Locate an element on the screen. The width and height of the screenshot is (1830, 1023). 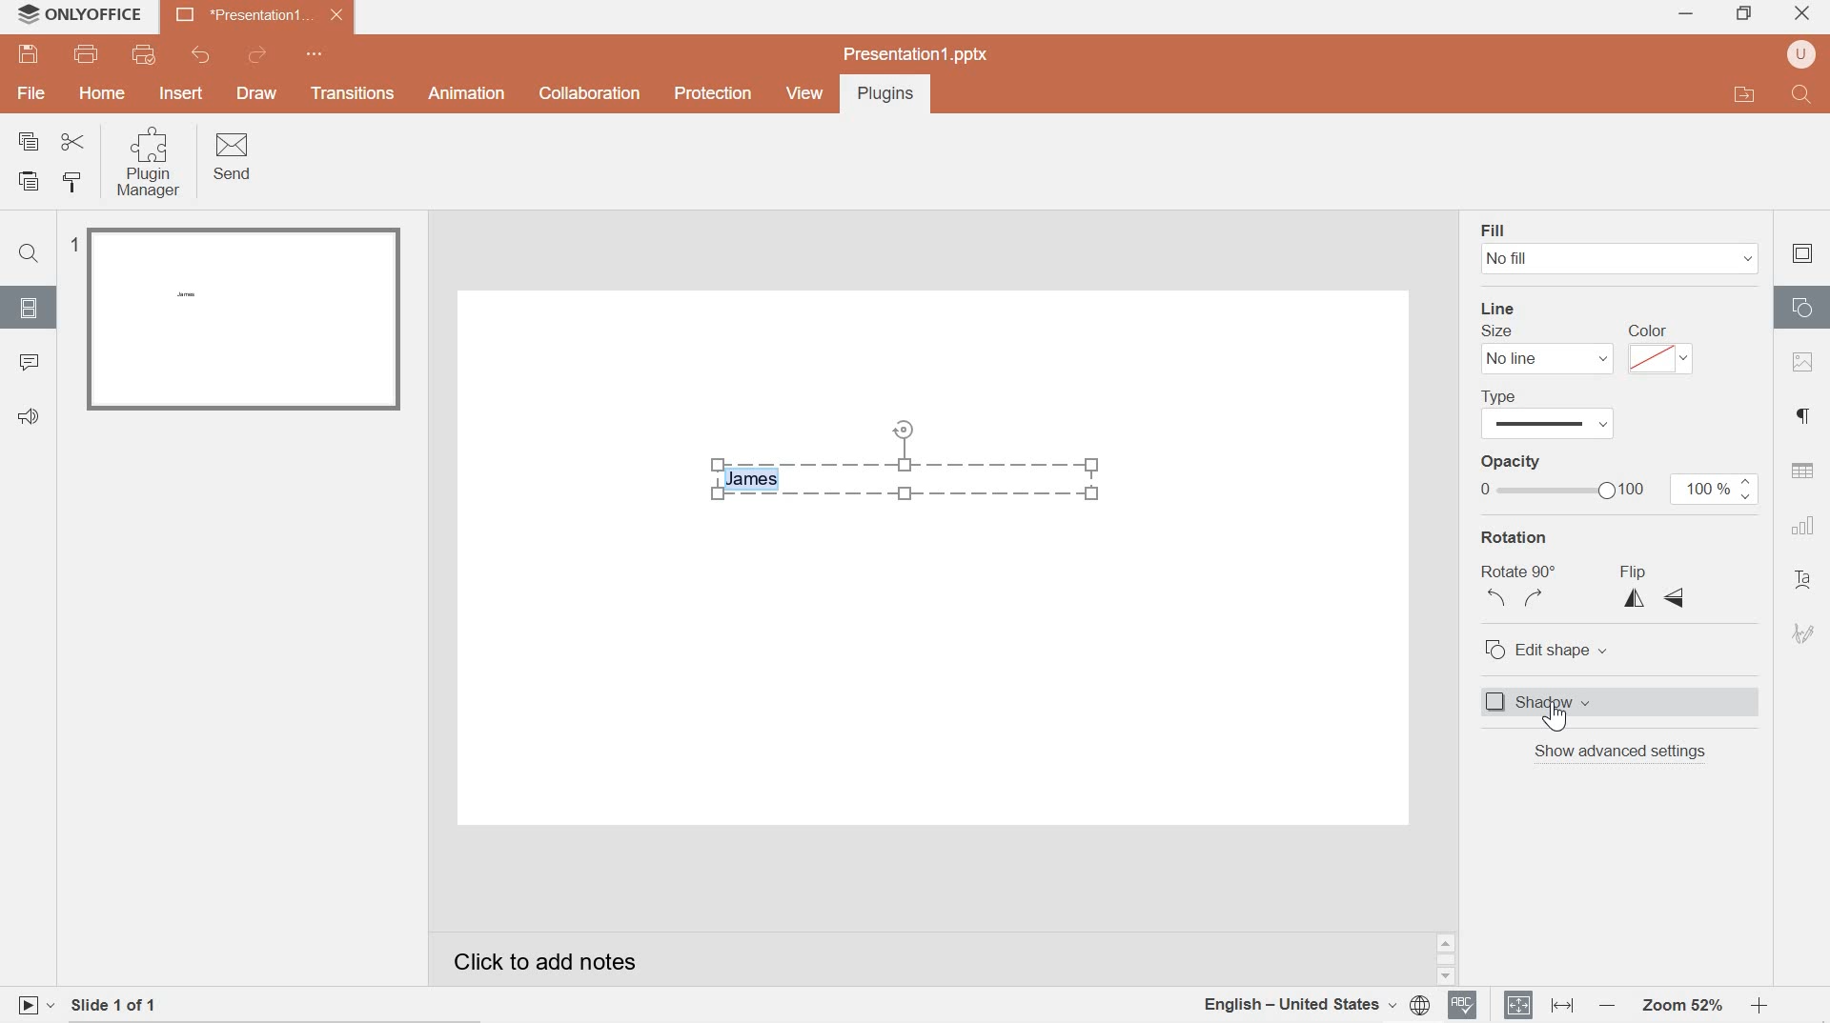
edit shape is located at coordinates (1577, 649).